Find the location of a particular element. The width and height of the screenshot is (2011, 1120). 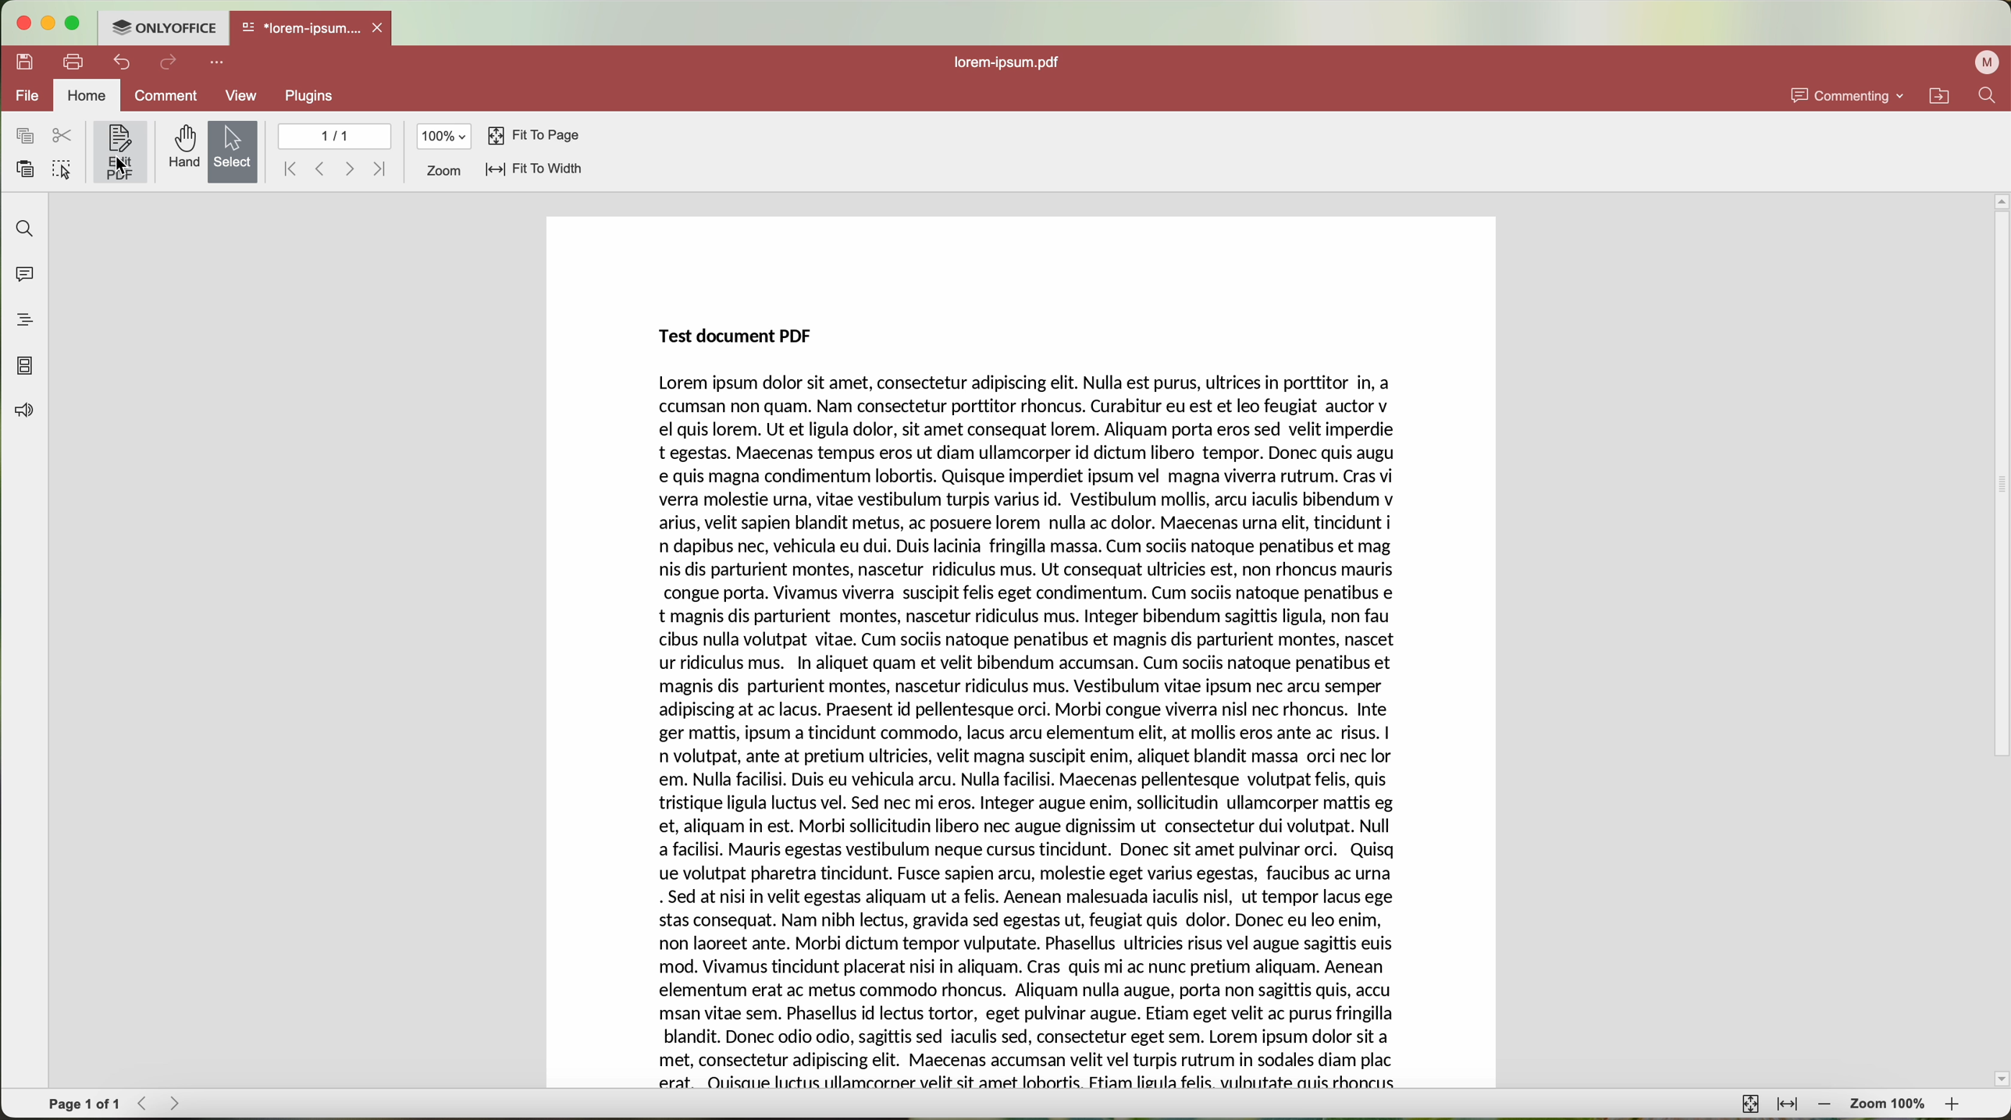

plugins is located at coordinates (310, 96).